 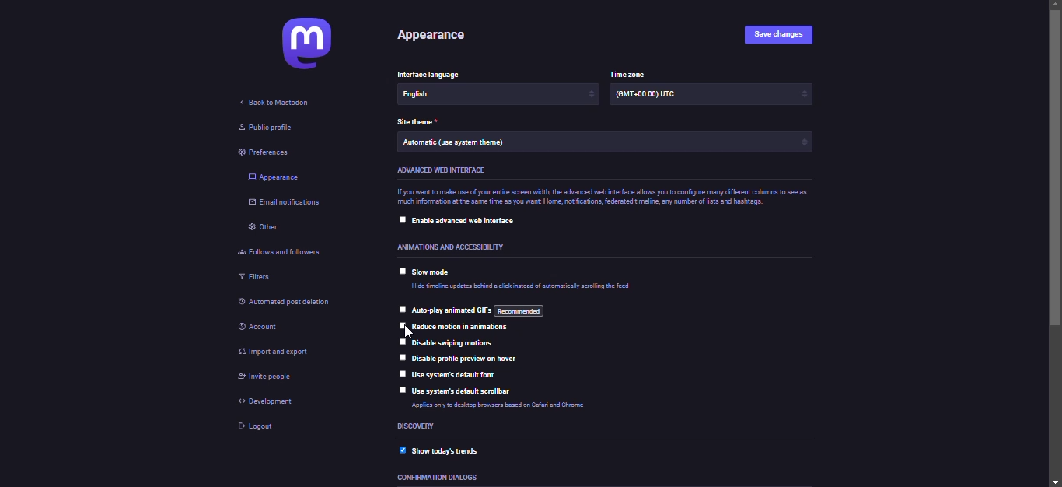 I want to click on public profile, so click(x=267, y=128).